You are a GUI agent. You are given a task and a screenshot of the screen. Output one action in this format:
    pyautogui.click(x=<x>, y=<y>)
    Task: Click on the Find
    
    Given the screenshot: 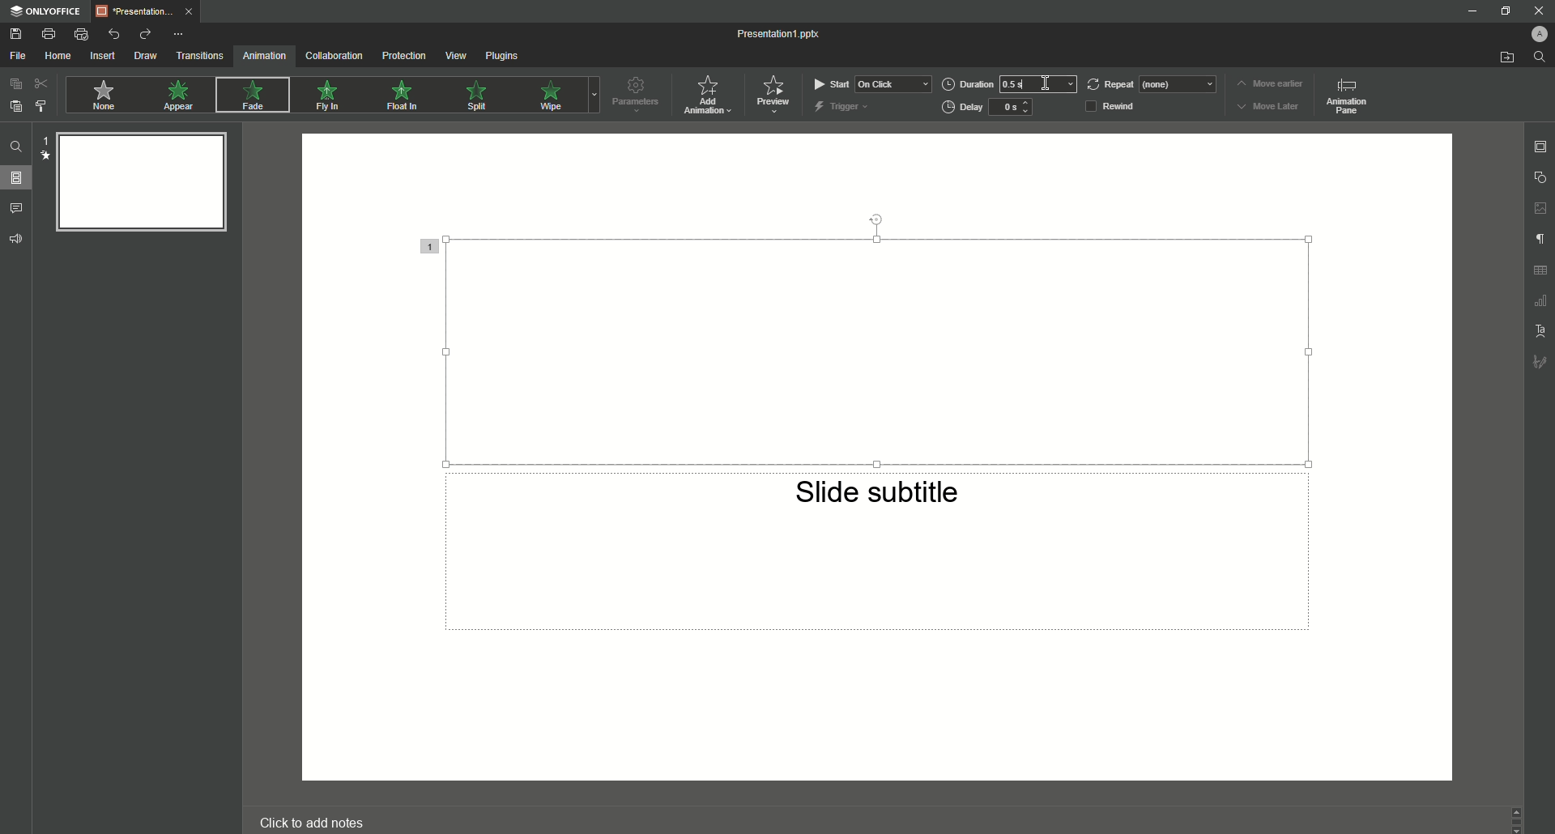 What is the action you would take?
    pyautogui.click(x=19, y=149)
    